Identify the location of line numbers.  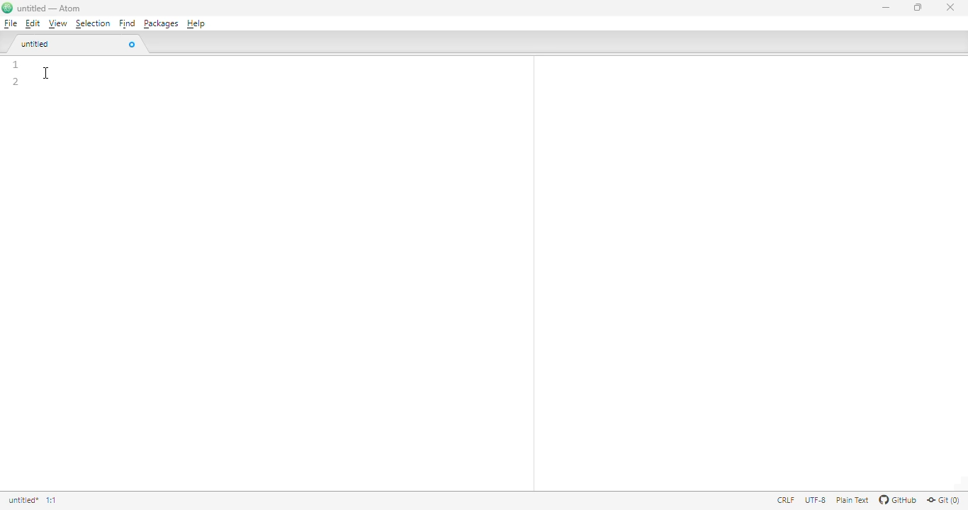
(16, 73).